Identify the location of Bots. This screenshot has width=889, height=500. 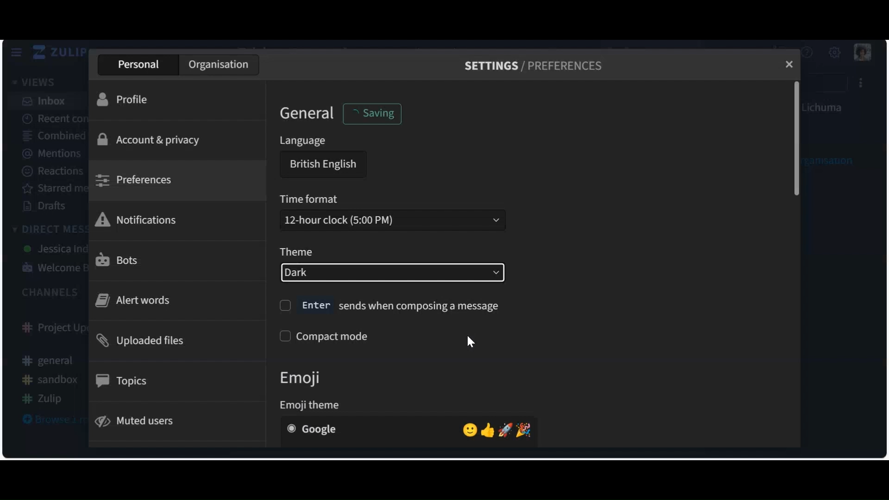
(119, 259).